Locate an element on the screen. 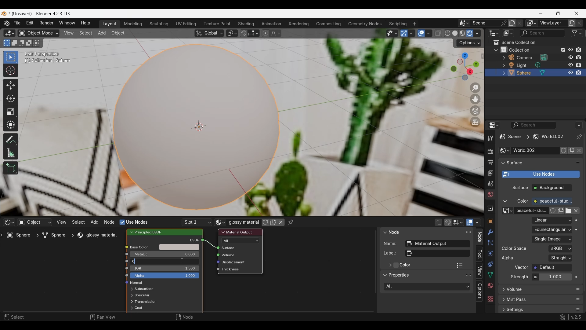 Image resolution: width=586 pixels, height=330 pixels. Base color options is located at coordinates (179, 247).